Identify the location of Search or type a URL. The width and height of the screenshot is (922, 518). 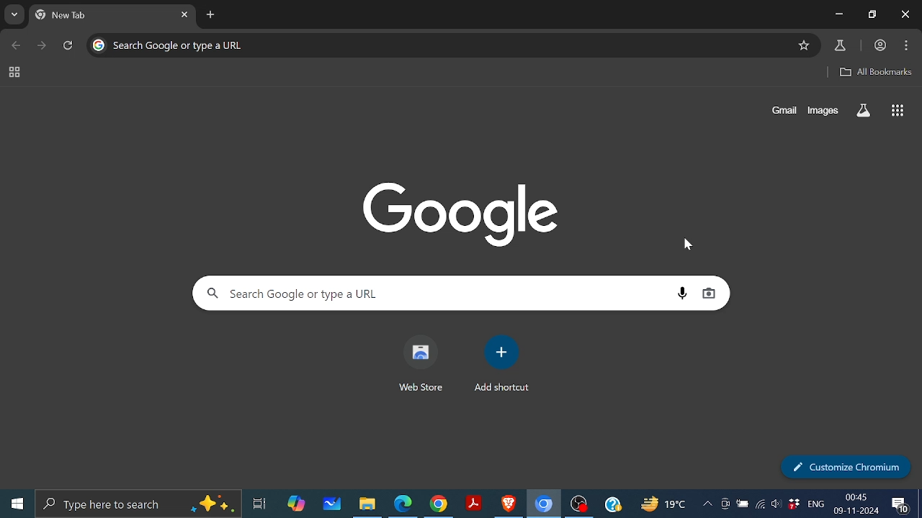
(253, 46).